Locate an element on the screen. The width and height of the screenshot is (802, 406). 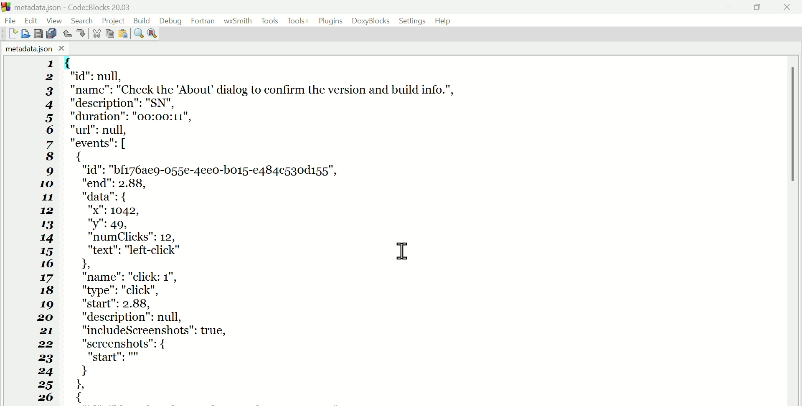
Copy is located at coordinates (109, 34).